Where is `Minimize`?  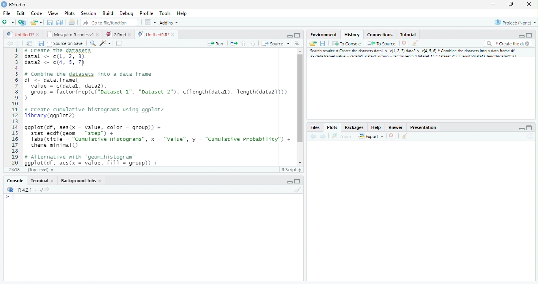
Minimize is located at coordinates (520, 128).